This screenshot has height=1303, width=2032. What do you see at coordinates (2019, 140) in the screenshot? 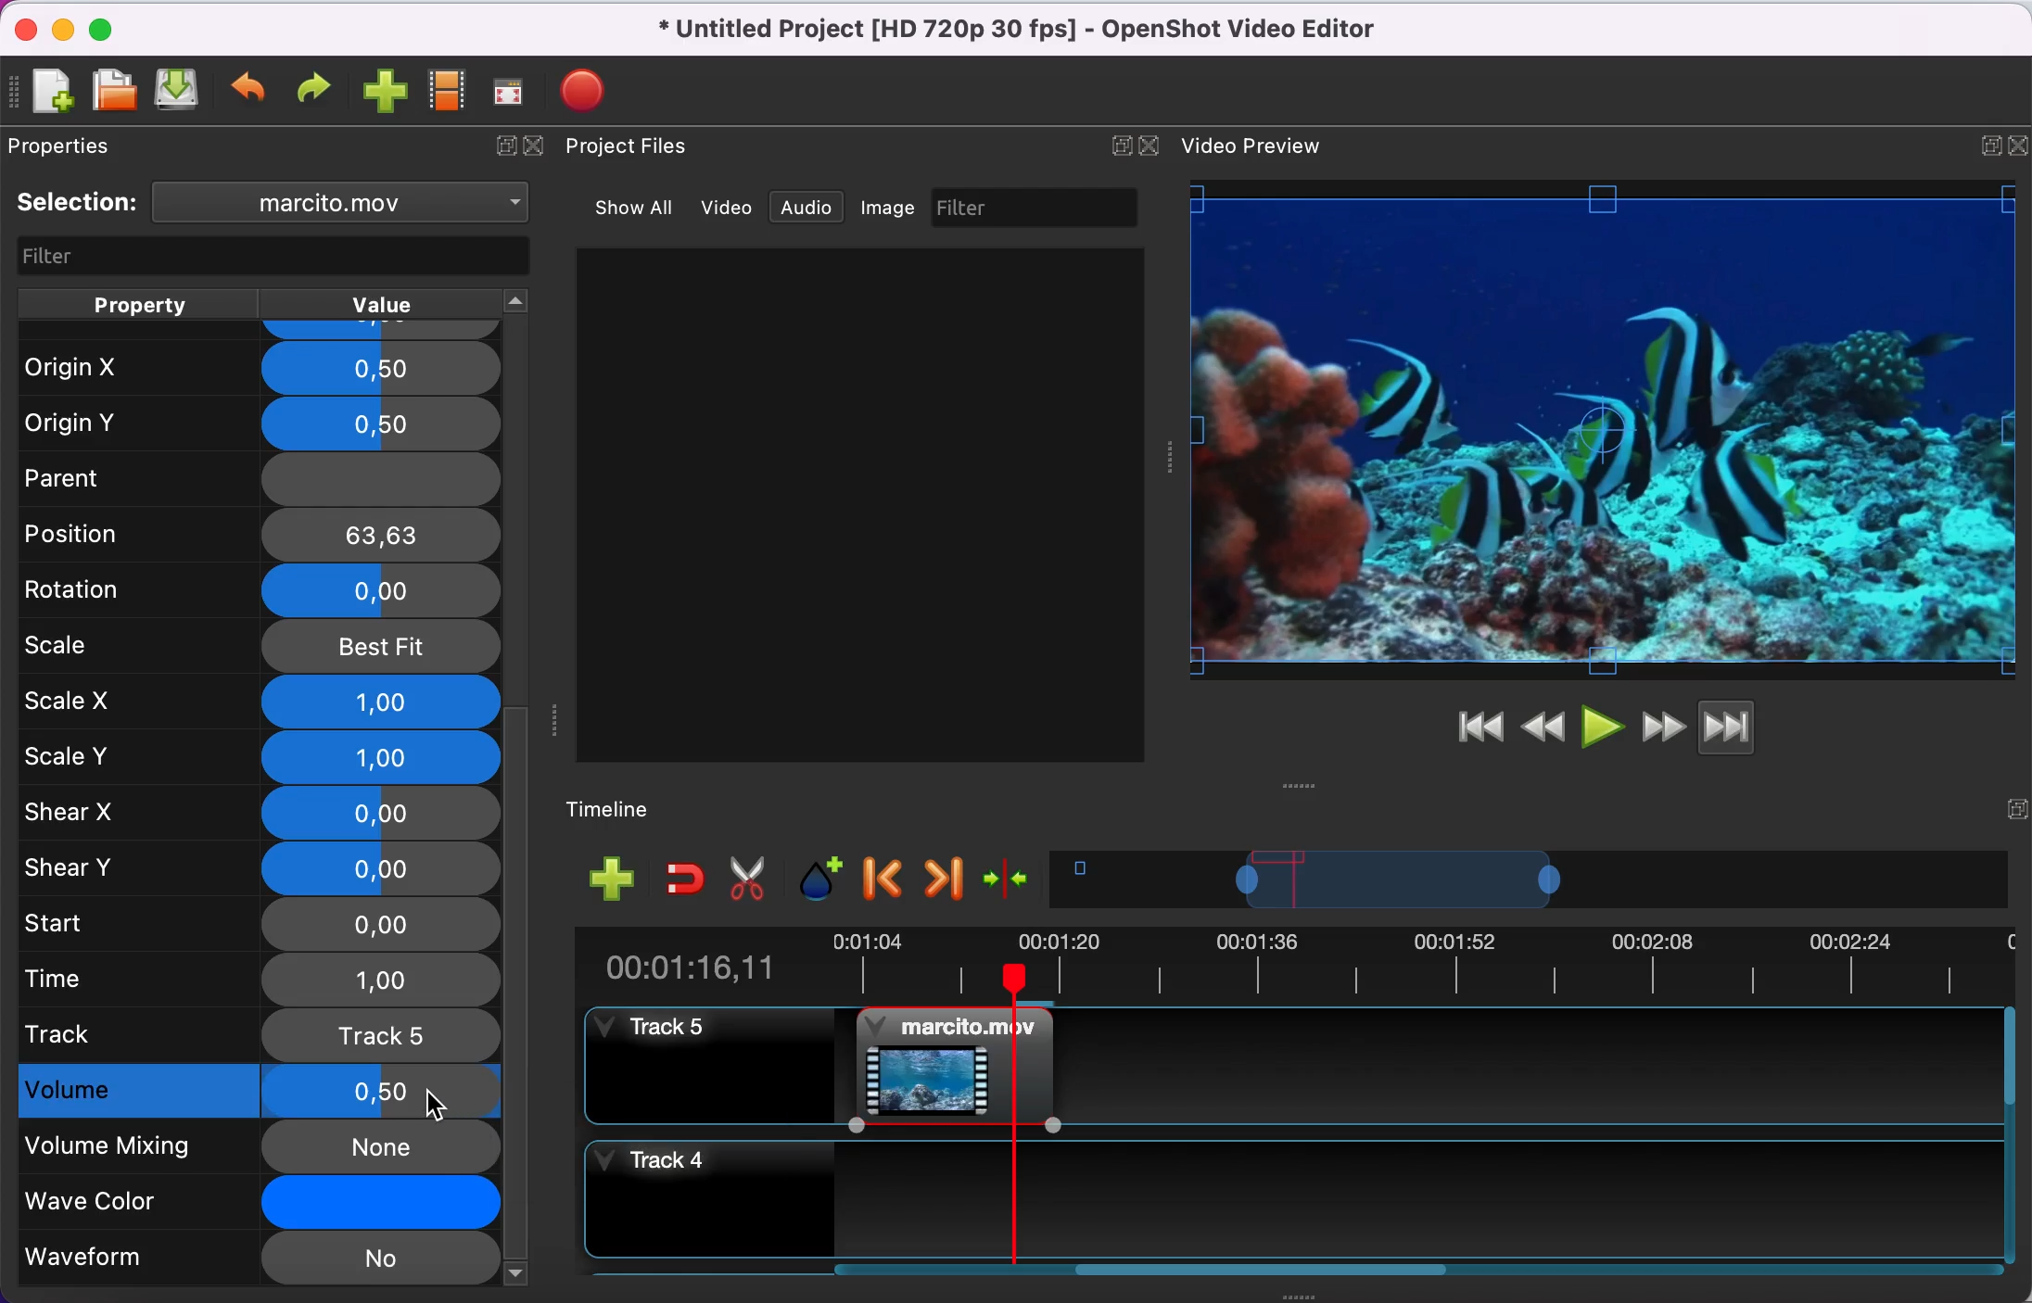
I see `expand/hide` at bounding box center [2019, 140].